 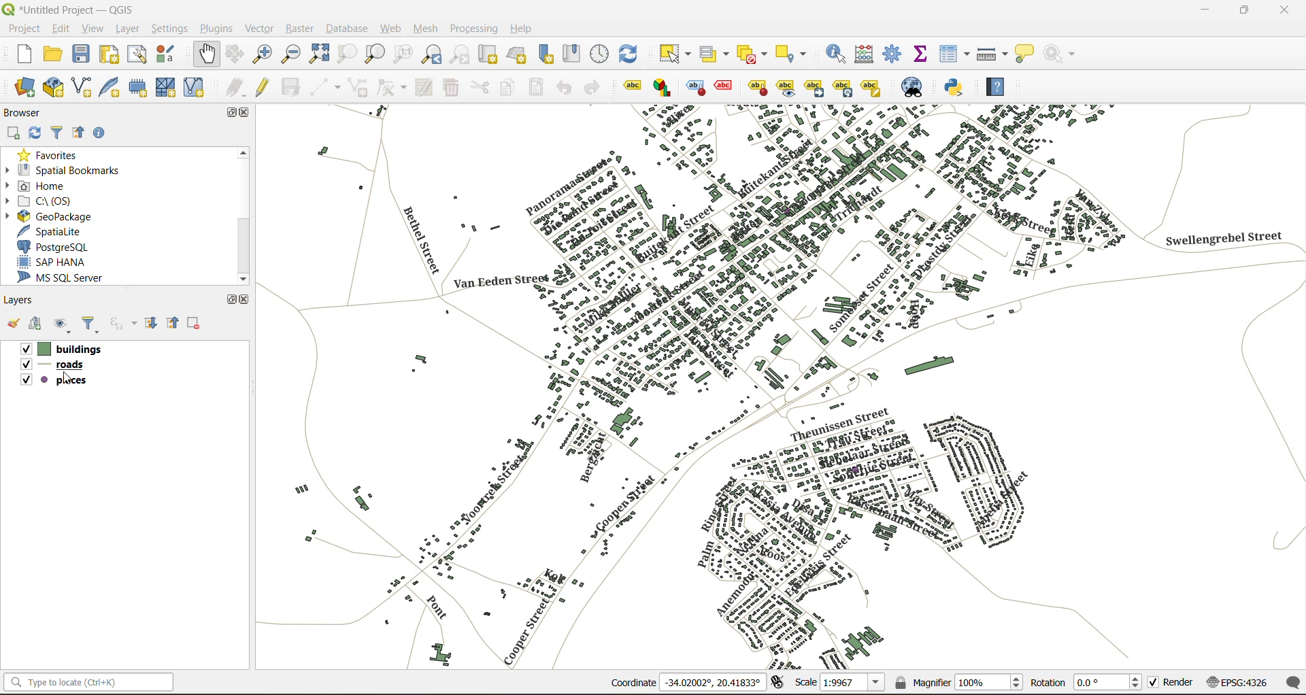 I want to click on pan map, so click(x=204, y=54).